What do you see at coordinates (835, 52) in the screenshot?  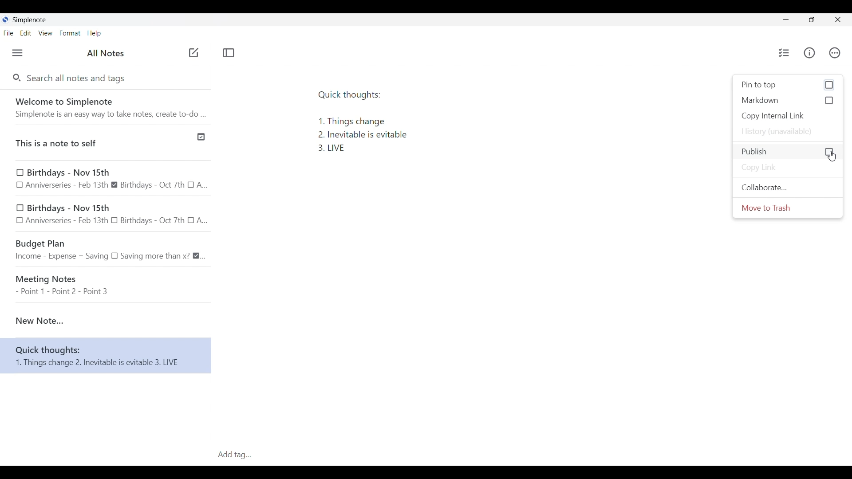 I see `Actions` at bounding box center [835, 52].